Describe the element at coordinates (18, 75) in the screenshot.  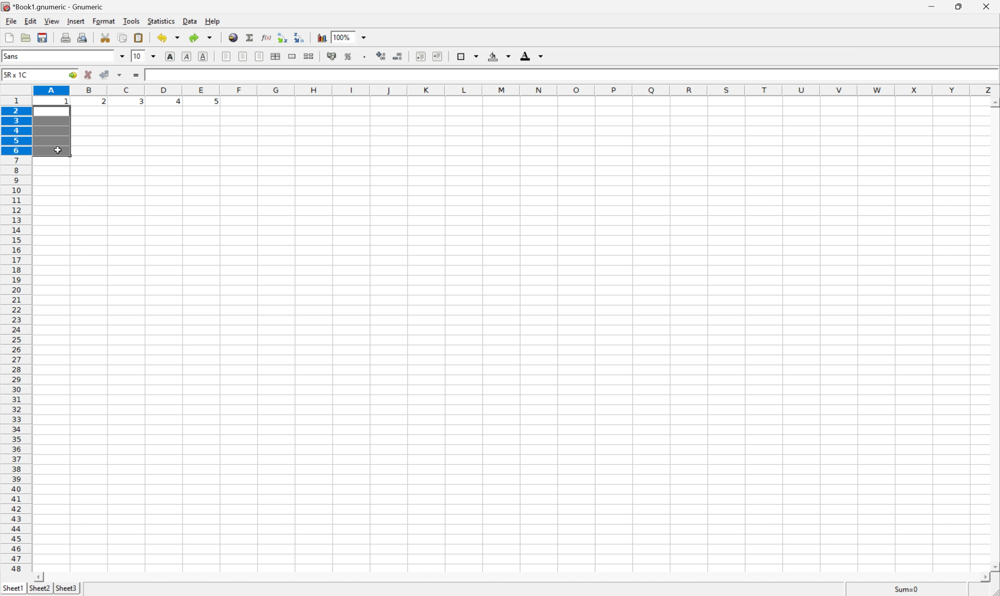
I see `5R*1C` at that location.